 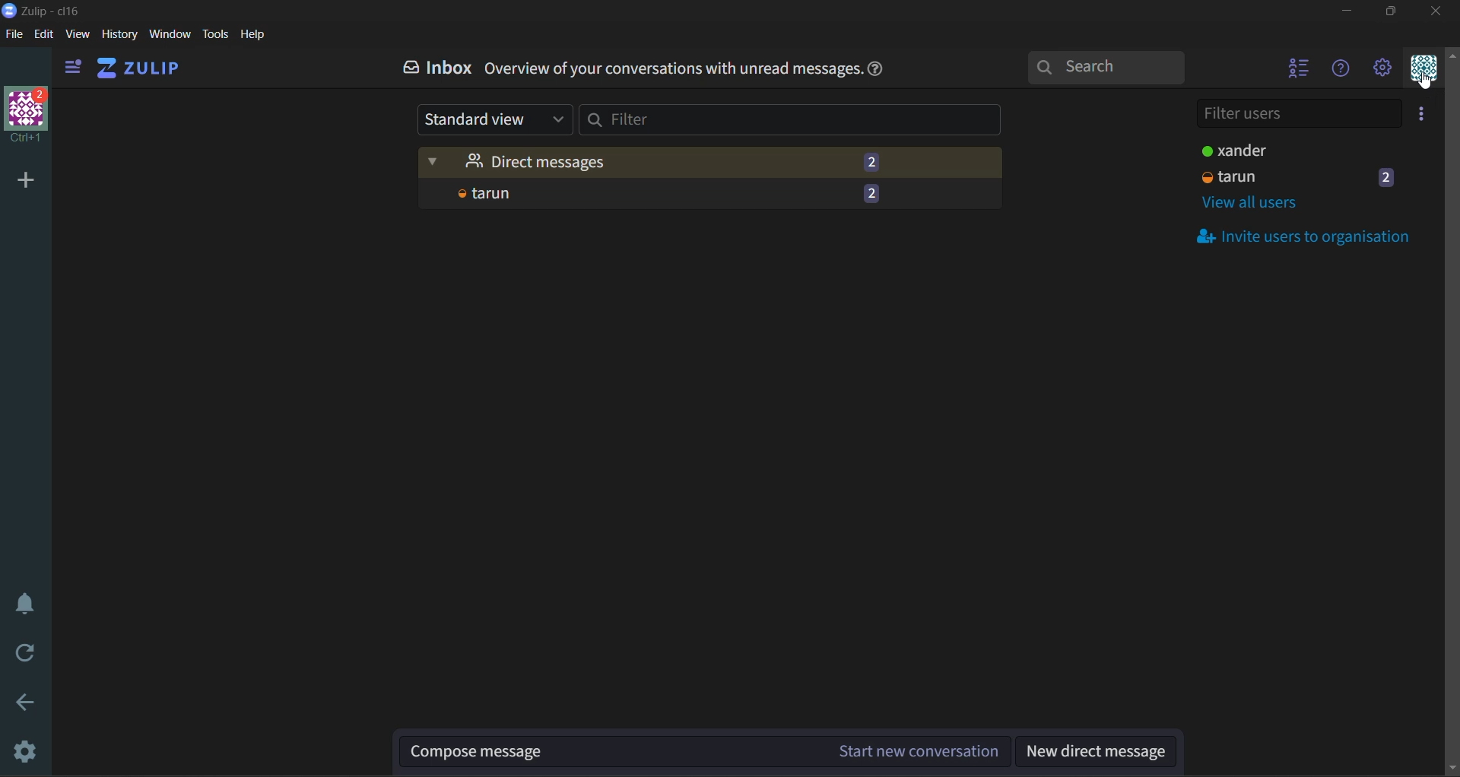 I want to click on search, so click(x=1112, y=68).